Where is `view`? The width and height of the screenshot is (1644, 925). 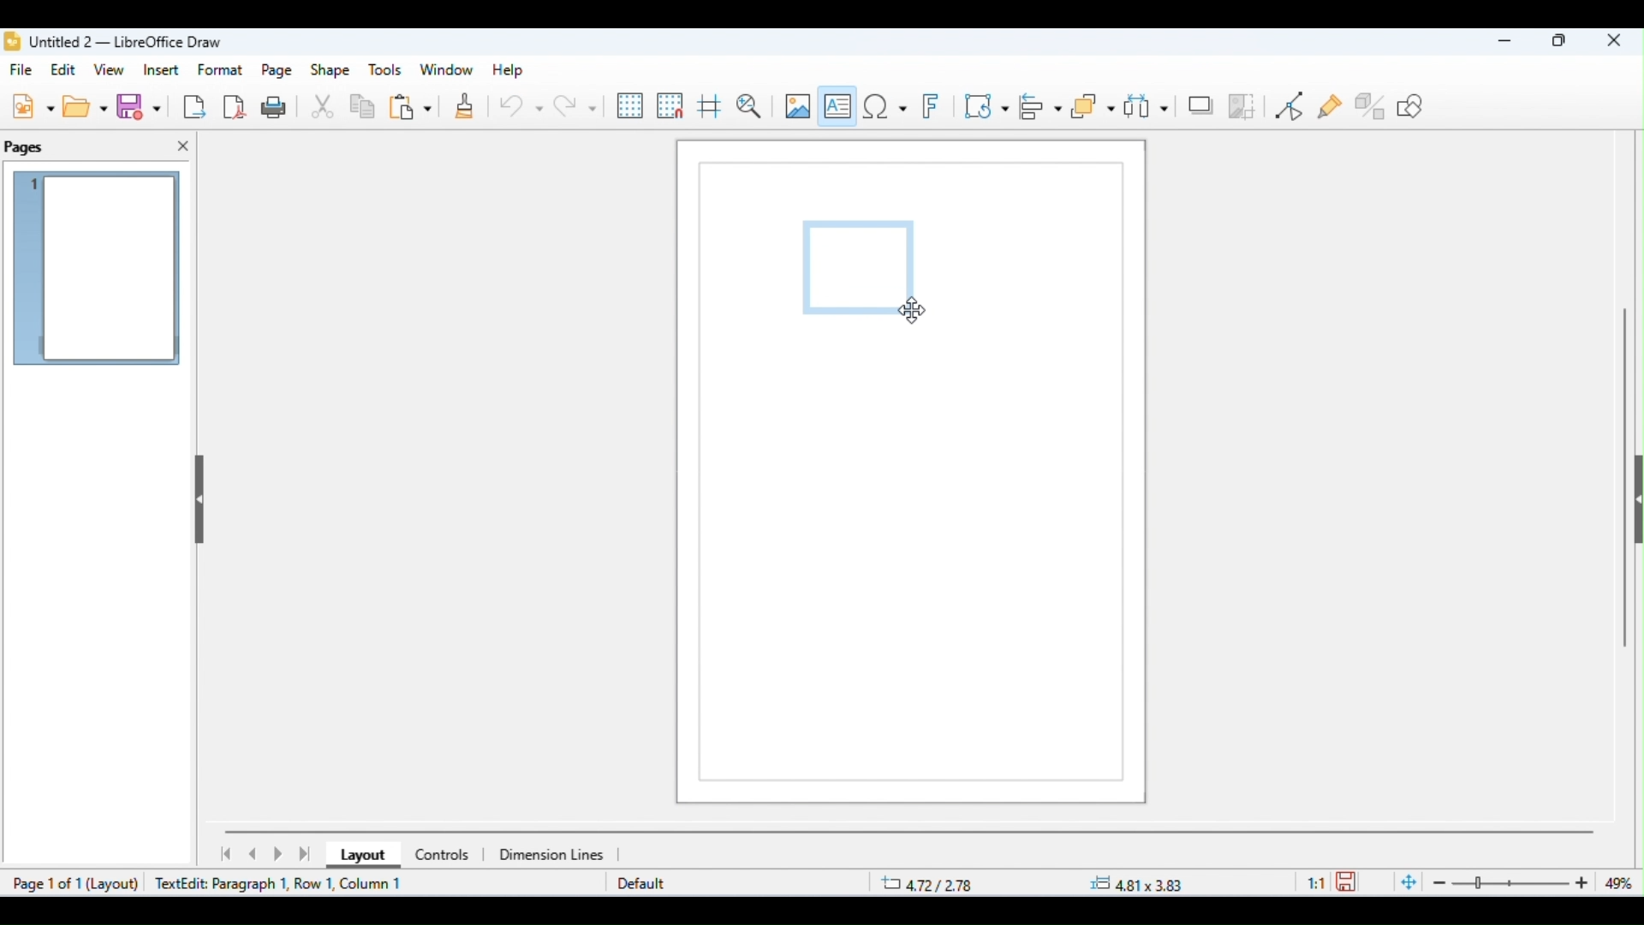
view is located at coordinates (111, 71).